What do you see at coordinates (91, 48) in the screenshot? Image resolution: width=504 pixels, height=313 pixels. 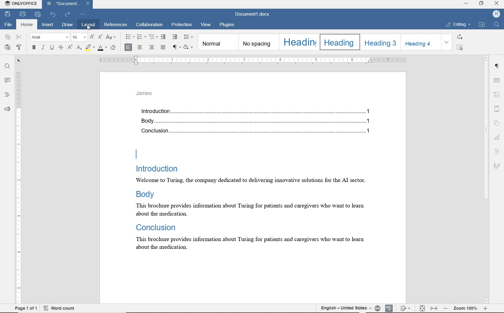 I see `highlight color` at bounding box center [91, 48].